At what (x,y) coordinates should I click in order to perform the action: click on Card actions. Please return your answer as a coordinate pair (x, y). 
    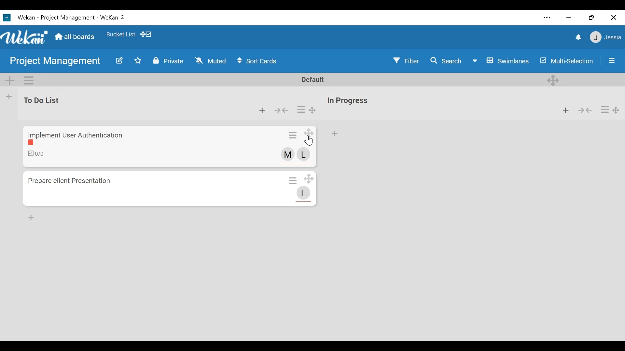
    Looking at the image, I should click on (605, 109).